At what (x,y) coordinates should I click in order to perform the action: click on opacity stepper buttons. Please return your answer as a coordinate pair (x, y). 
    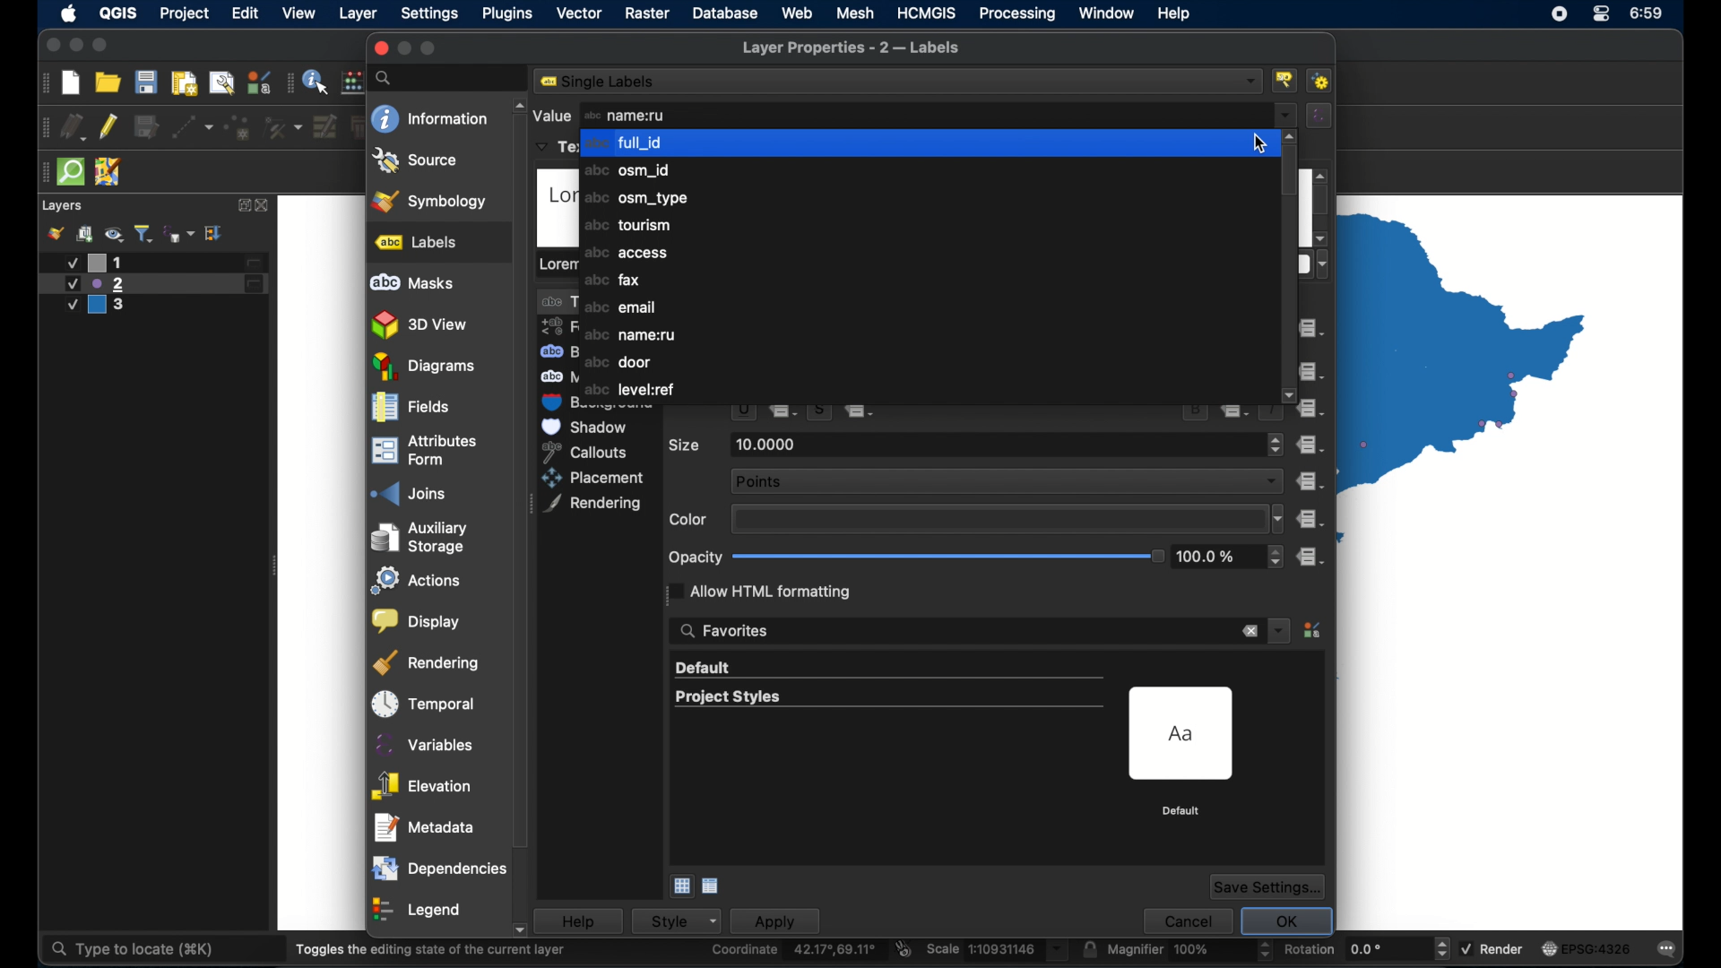
    Looking at the image, I should click on (1231, 557).